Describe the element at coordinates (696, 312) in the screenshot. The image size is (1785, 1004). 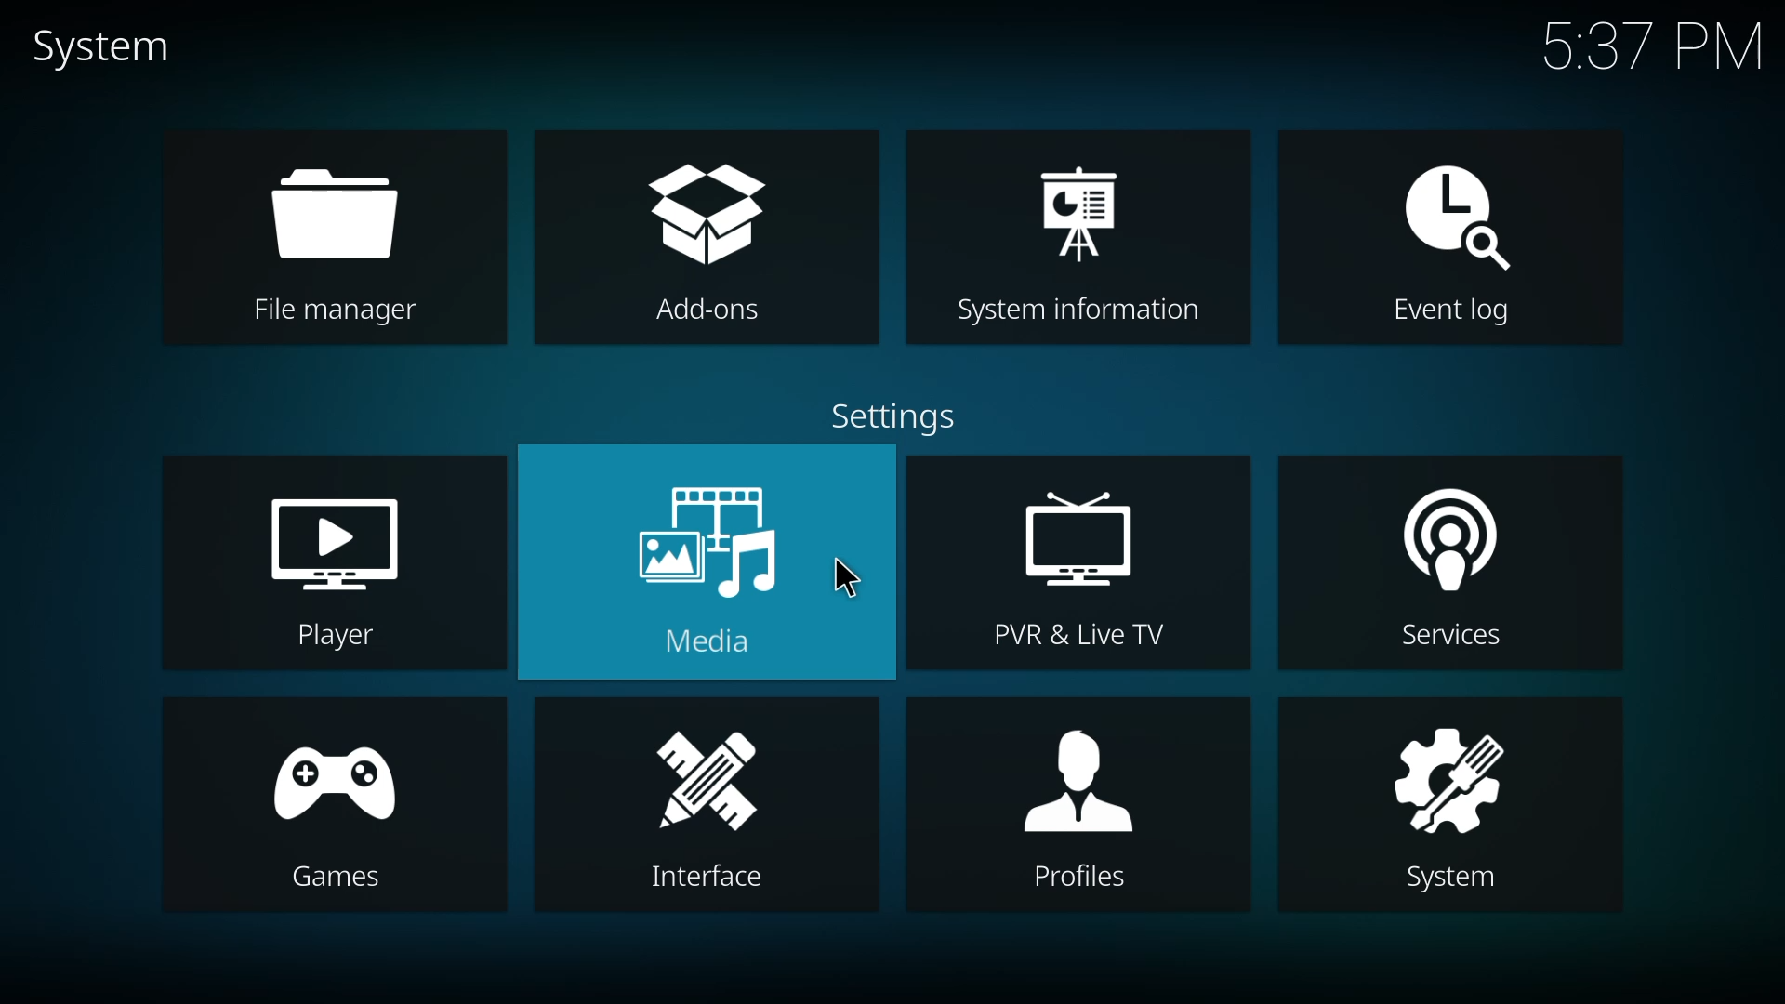
I see `Add-ons` at that location.